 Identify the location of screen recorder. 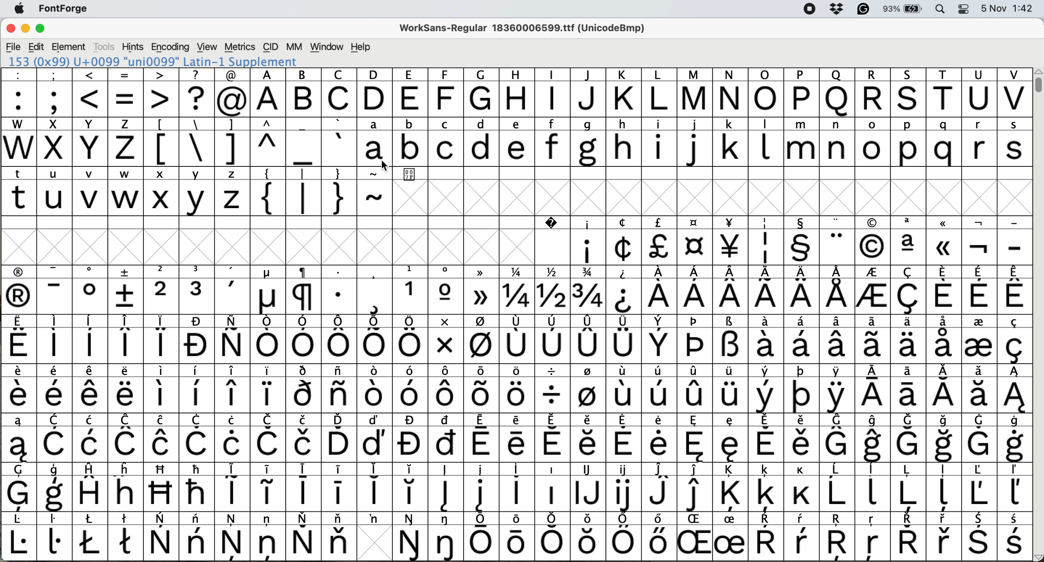
(809, 10).